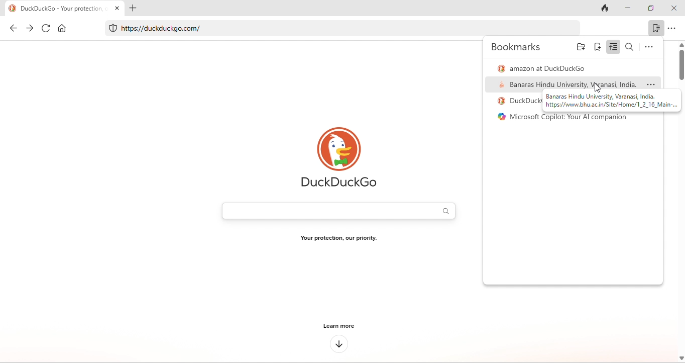 The width and height of the screenshot is (685, 363). What do you see at coordinates (597, 87) in the screenshot?
I see `cursor movement` at bounding box center [597, 87].